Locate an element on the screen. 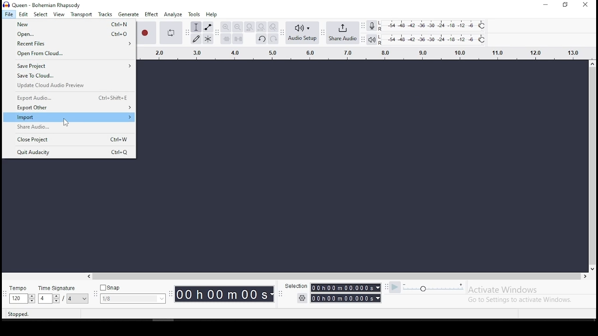 The image size is (598, 336). export other is located at coordinates (69, 108).